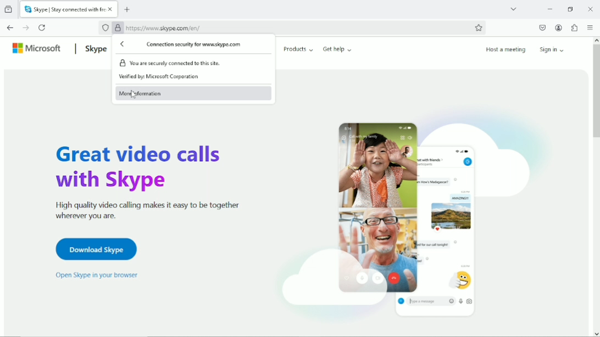 This screenshot has width=600, height=337. Describe the element at coordinates (42, 27) in the screenshot. I see `Reload current page` at that location.